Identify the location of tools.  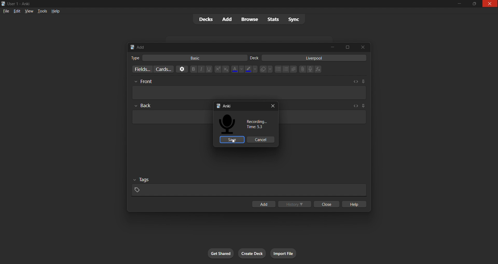
(42, 12).